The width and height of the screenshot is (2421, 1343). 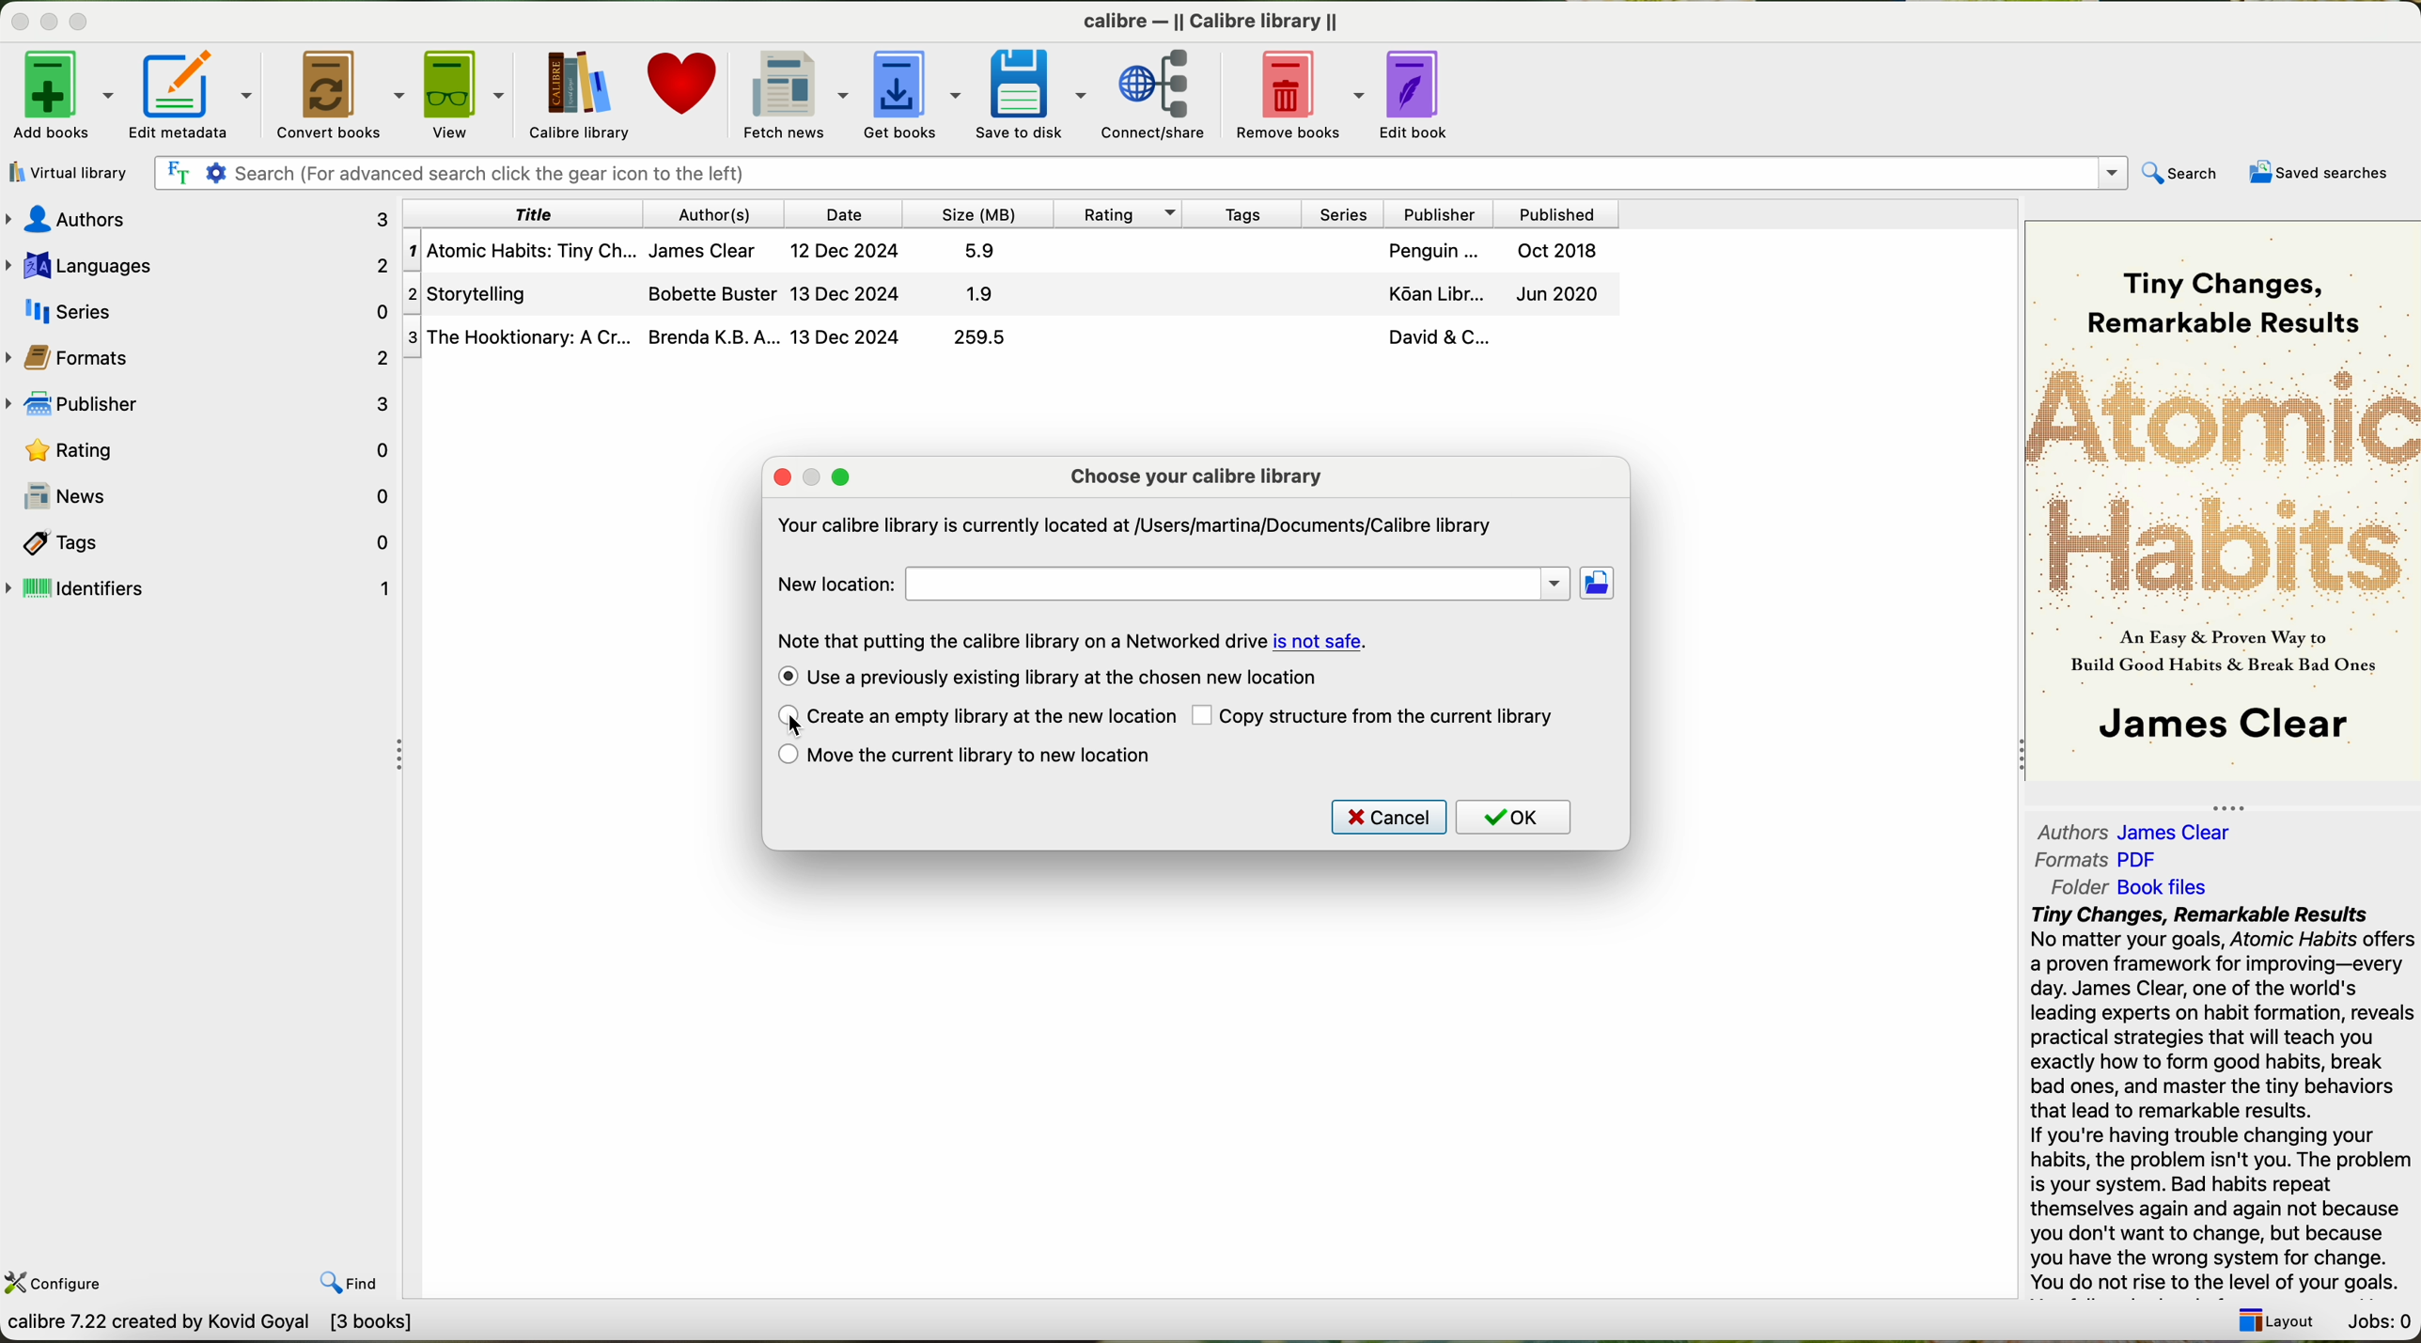 I want to click on | Fr ¢ Search (For advanced search click the gear icon to the left), so click(x=1133, y=171).